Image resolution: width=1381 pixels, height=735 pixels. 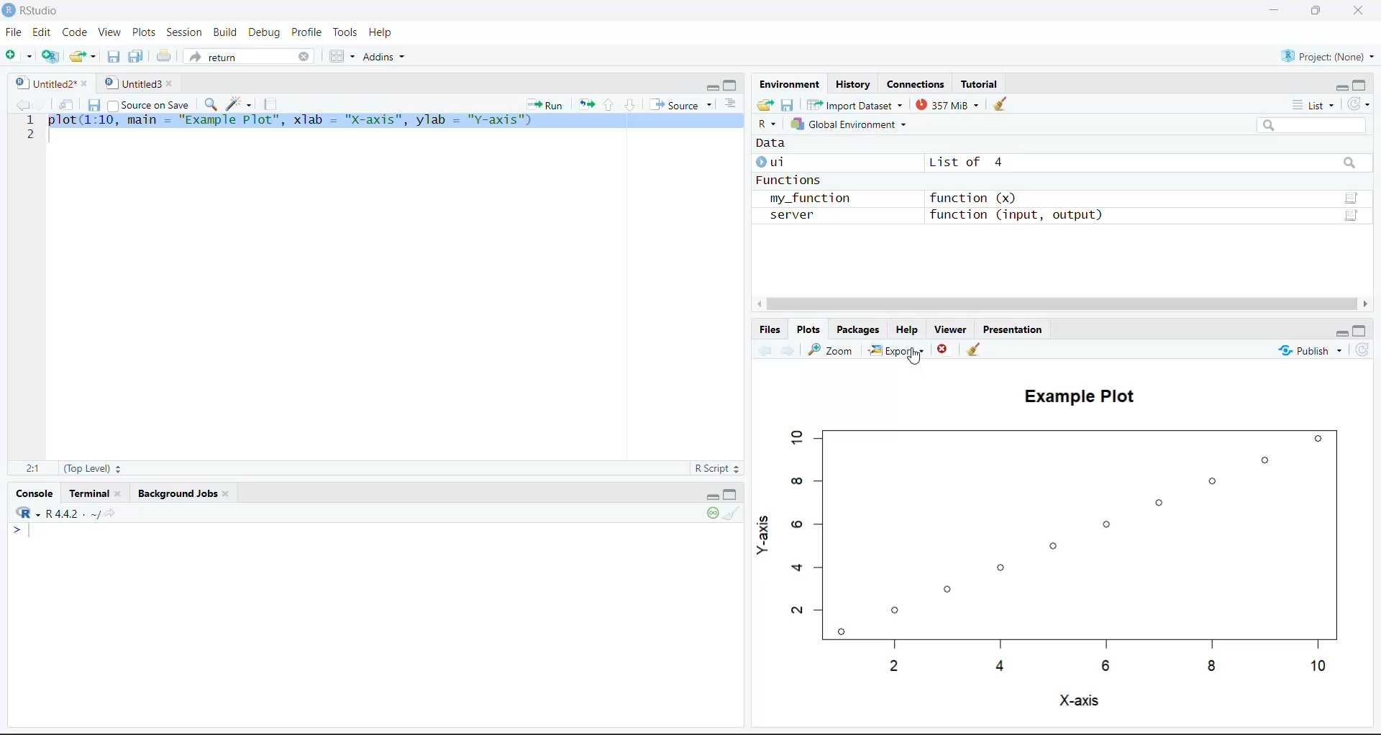 What do you see at coordinates (1353, 216) in the screenshot?
I see `Data/Table` at bounding box center [1353, 216].